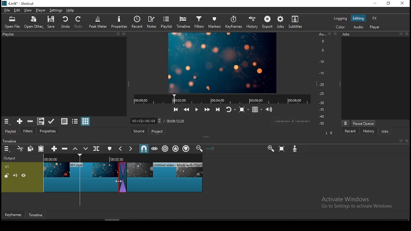 This screenshot has height=231, width=411. What do you see at coordinates (166, 176) in the screenshot?
I see `video clip` at bounding box center [166, 176].